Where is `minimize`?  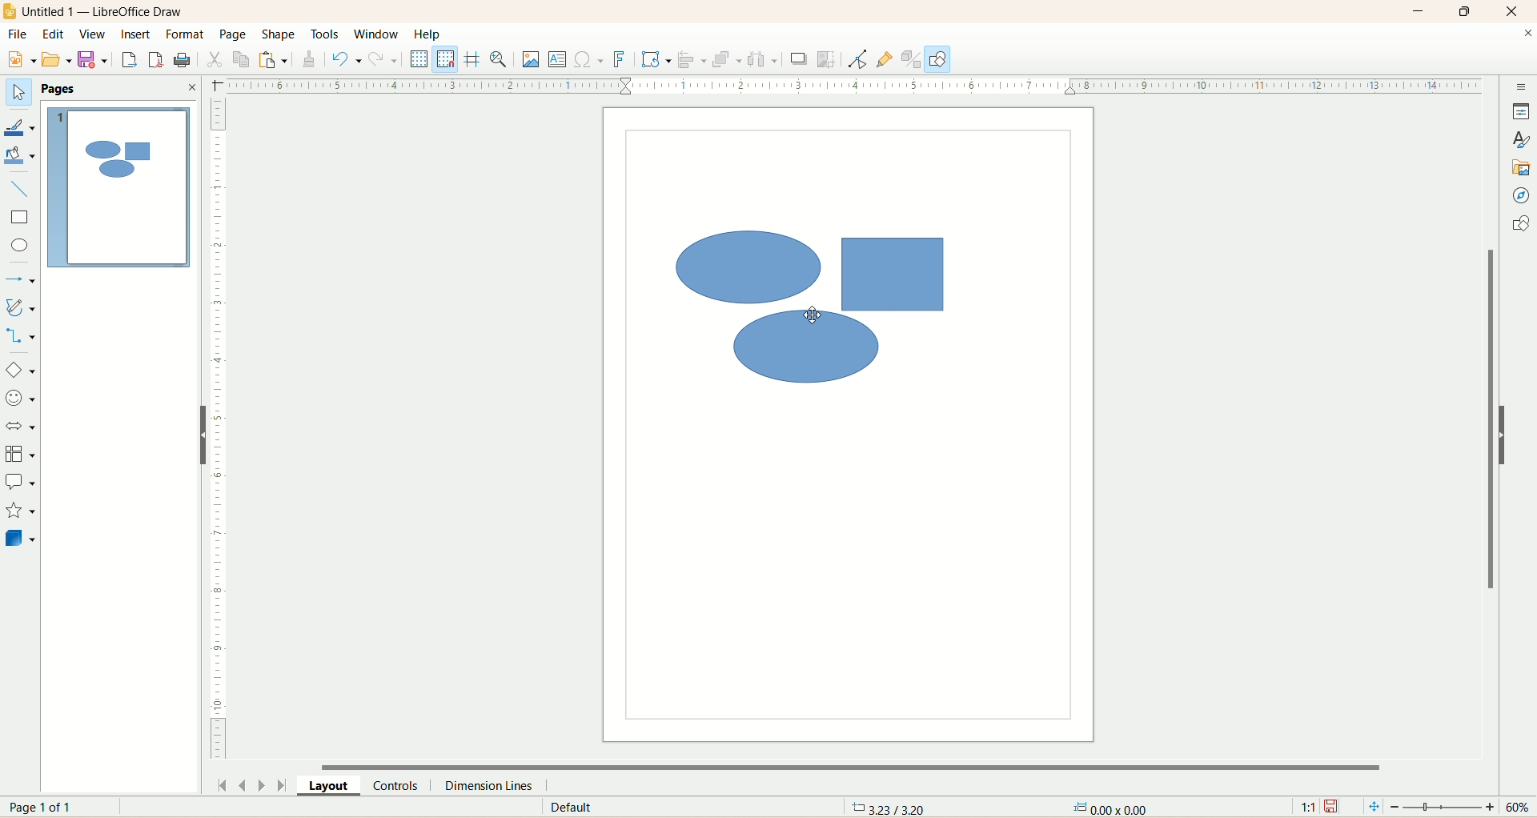 minimize is located at coordinates (1421, 11).